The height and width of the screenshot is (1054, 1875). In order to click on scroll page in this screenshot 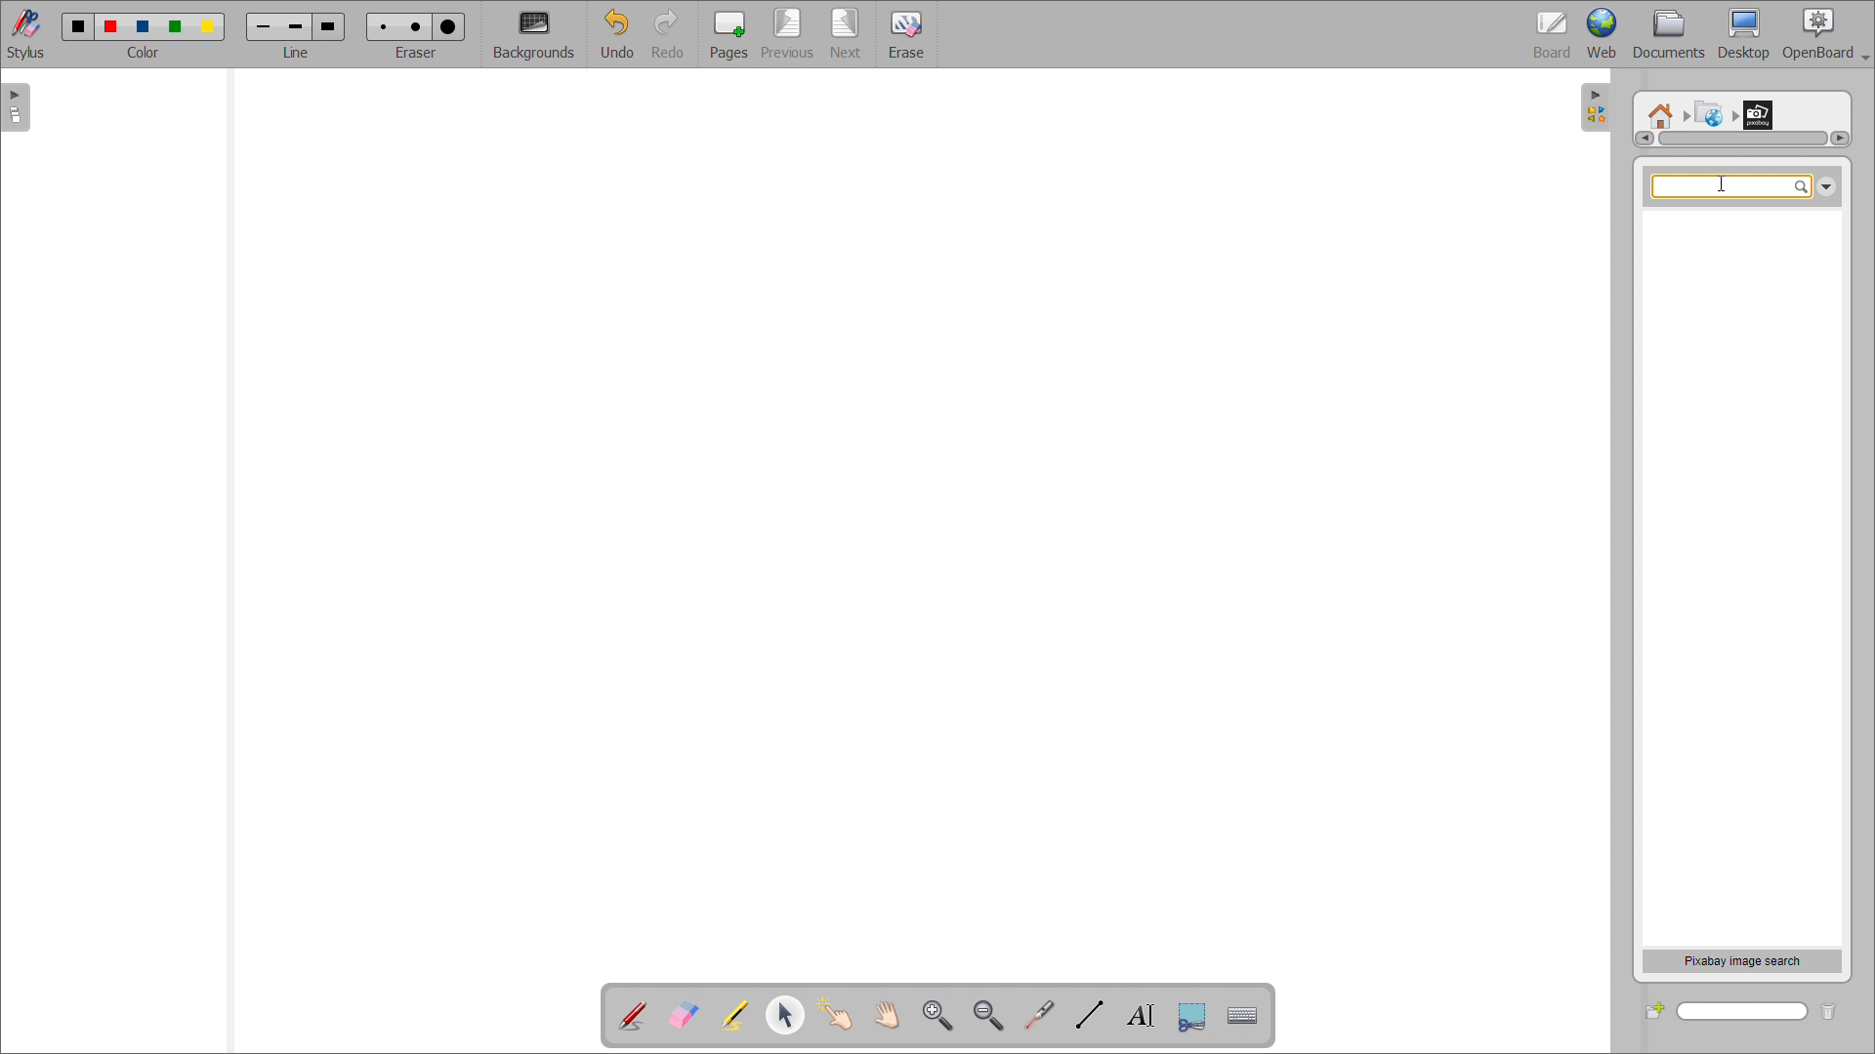, I will do `click(886, 1013)`.